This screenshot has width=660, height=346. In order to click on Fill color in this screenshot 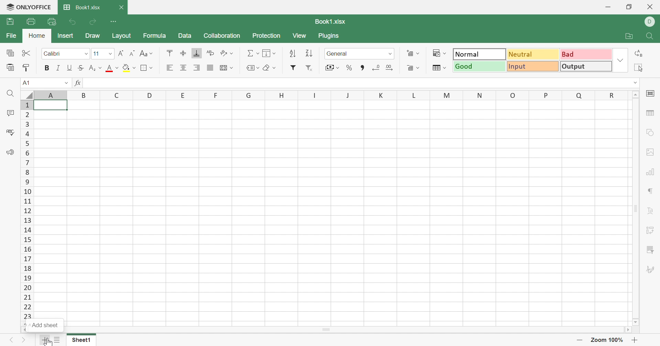, I will do `click(132, 69)`.